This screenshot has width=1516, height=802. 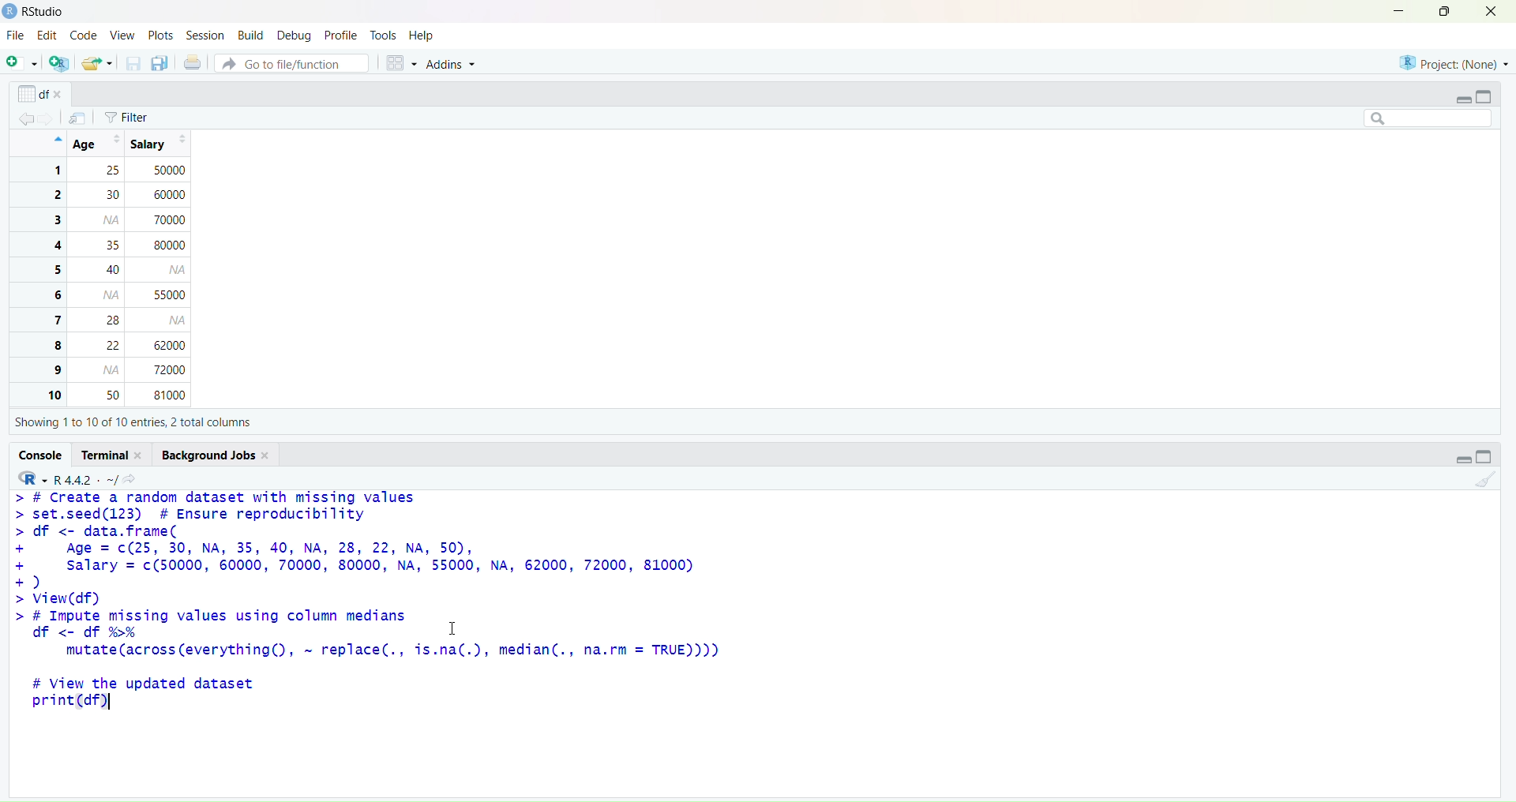 What do you see at coordinates (1439, 11) in the screenshot?
I see `maximize` at bounding box center [1439, 11].